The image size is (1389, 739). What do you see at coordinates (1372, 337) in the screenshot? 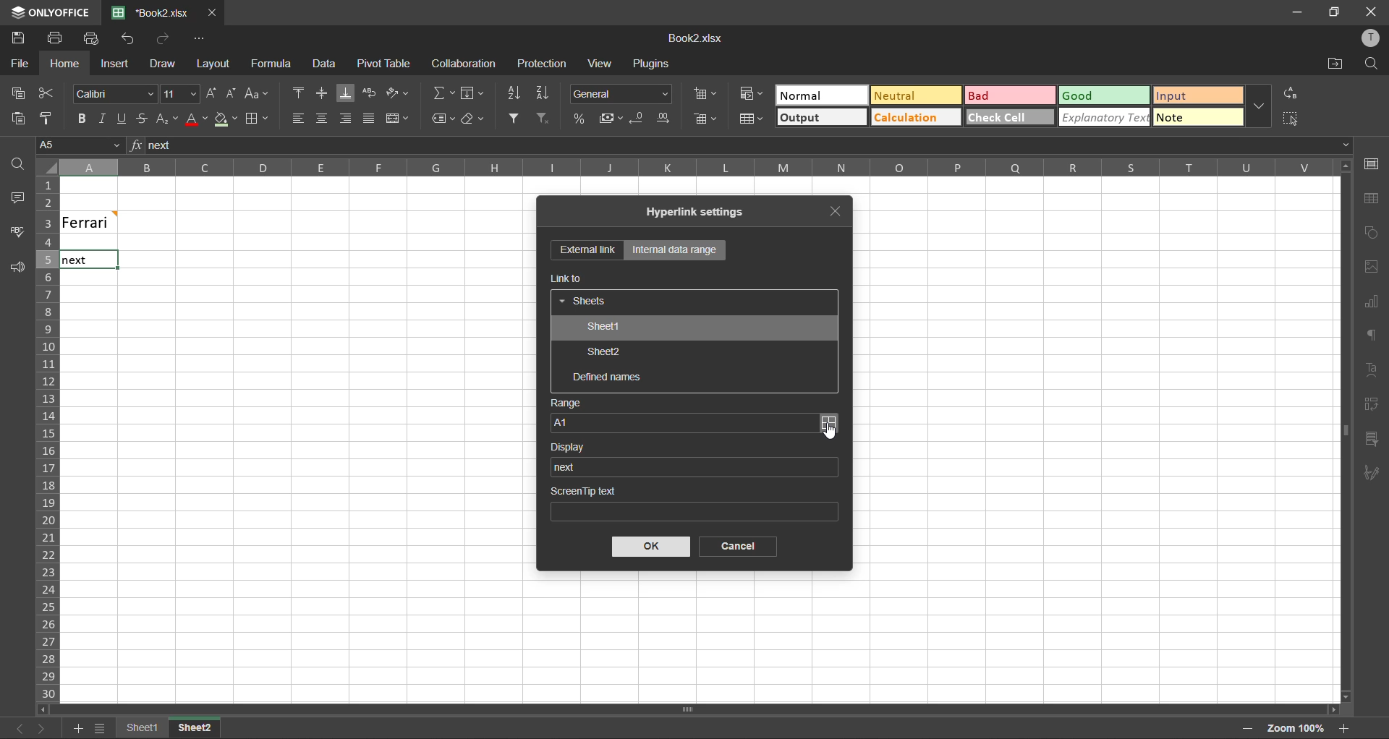
I see `paragraph` at bounding box center [1372, 337].